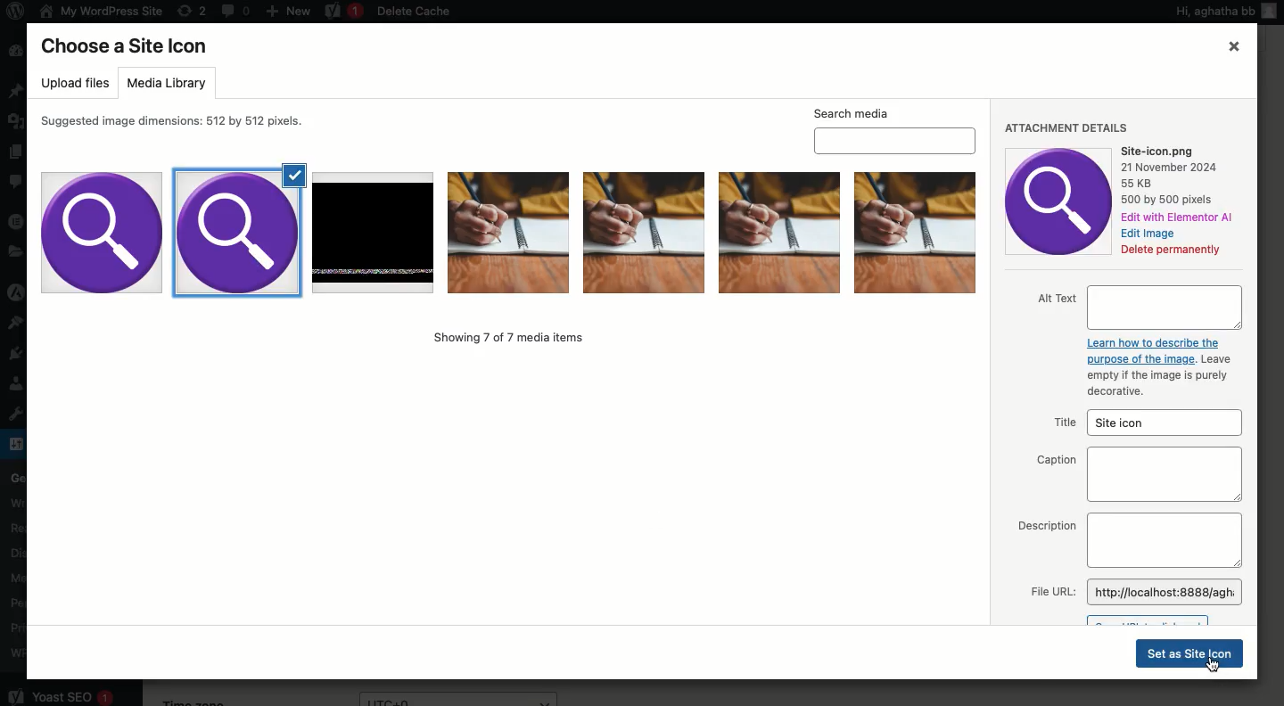 This screenshot has height=706, width=1284. Describe the element at coordinates (14, 551) in the screenshot. I see `Discussion` at that location.